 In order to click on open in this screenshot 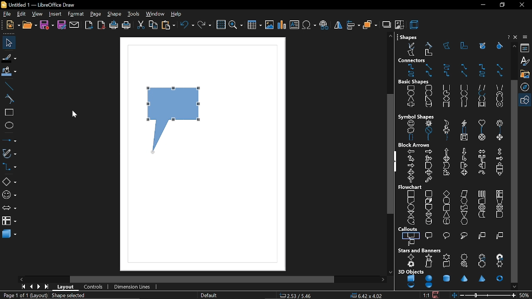, I will do `click(29, 26)`.